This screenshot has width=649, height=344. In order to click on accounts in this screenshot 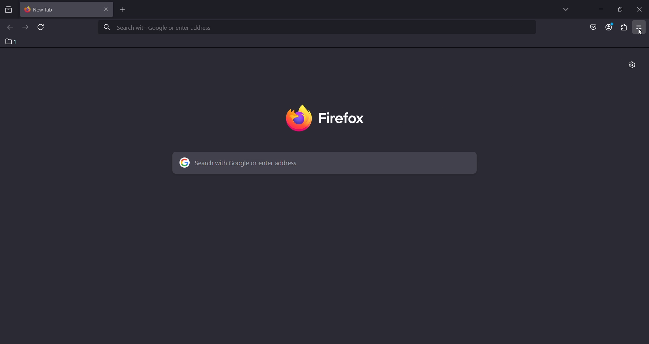, I will do `click(610, 27)`.